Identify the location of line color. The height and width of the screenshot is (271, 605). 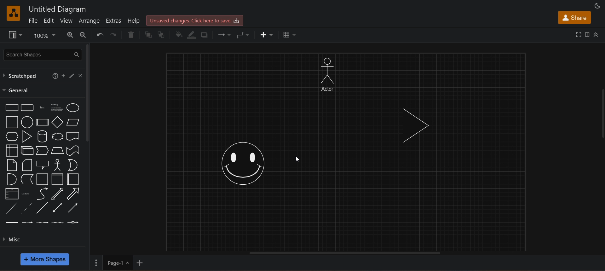
(193, 35).